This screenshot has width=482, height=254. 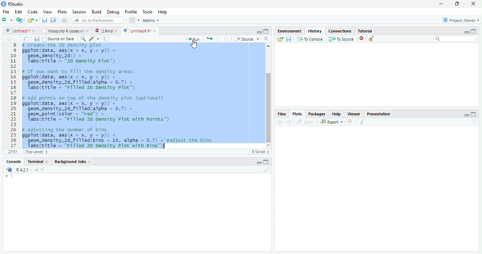 What do you see at coordinates (465, 32) in the screenshot?
I see `minimize` at bounding box center [465, 32].